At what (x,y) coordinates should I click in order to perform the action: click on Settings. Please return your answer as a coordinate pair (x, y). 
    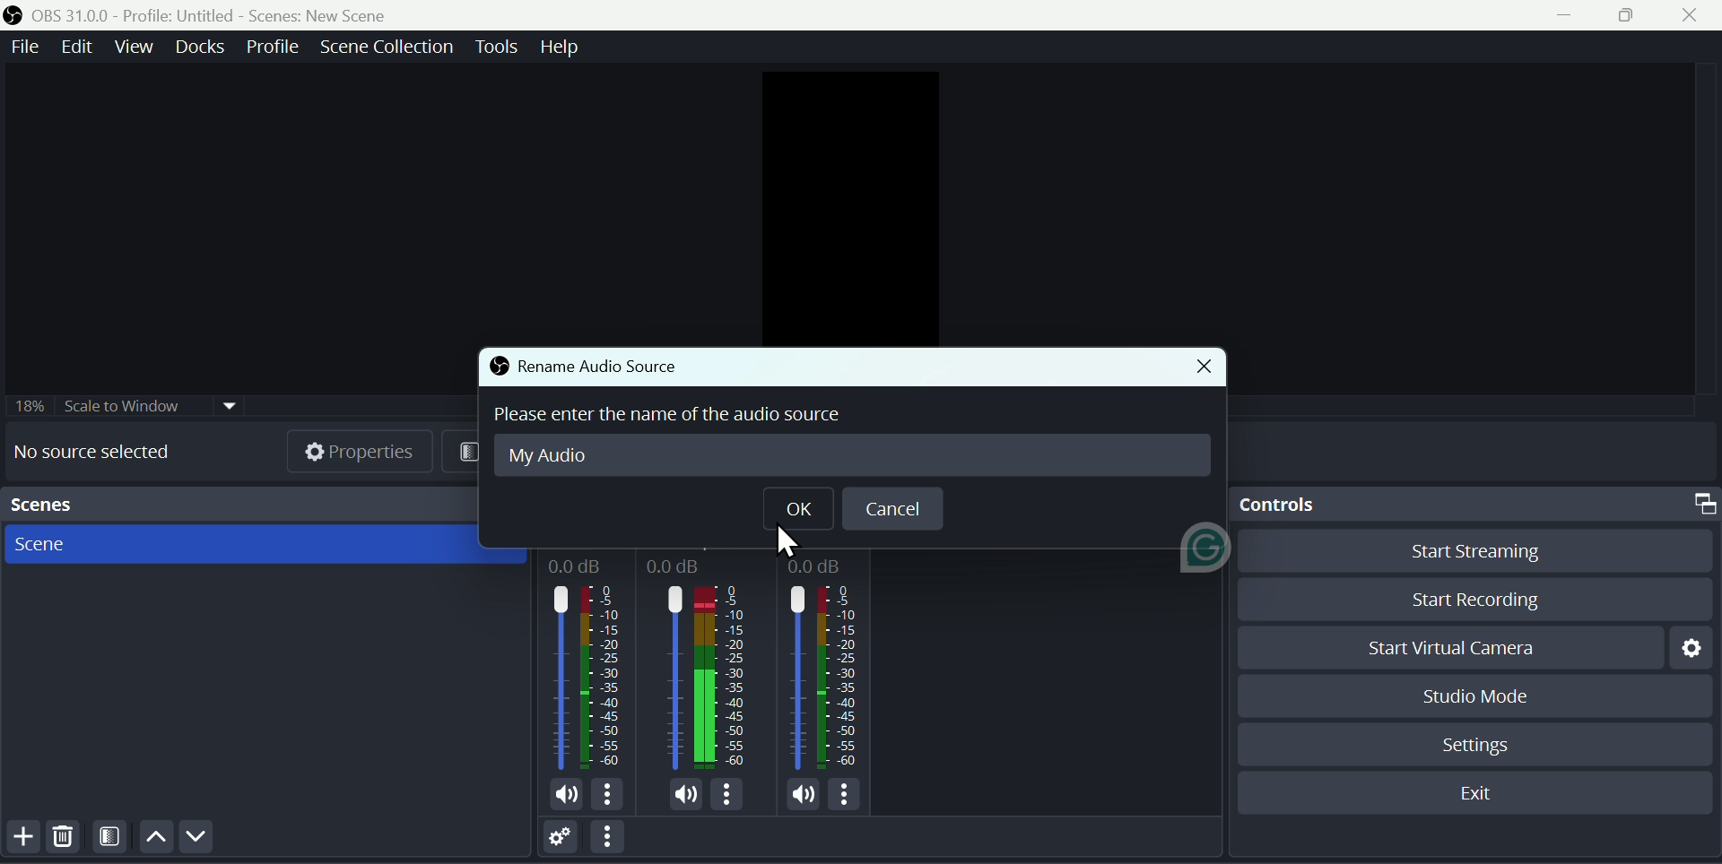
    Looking at the image, I should click on (1477, 744).